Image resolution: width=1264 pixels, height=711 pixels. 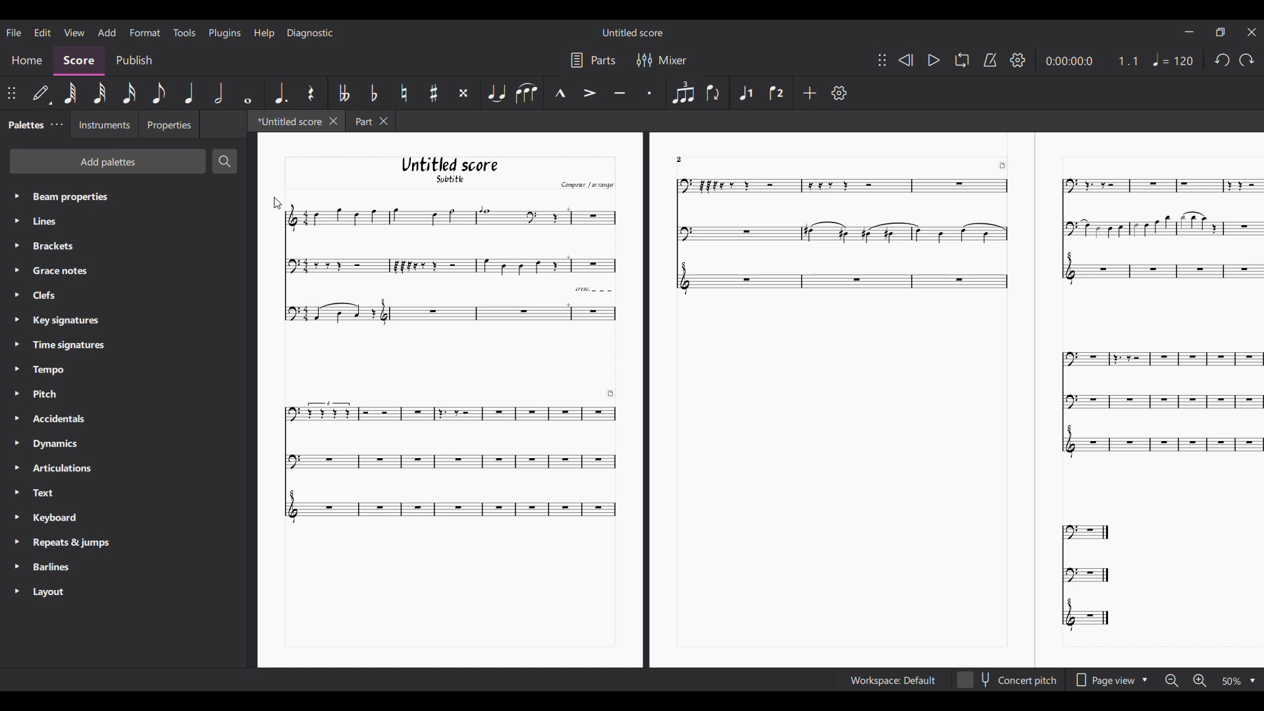 I want to click on , so click(x=14, y=493).